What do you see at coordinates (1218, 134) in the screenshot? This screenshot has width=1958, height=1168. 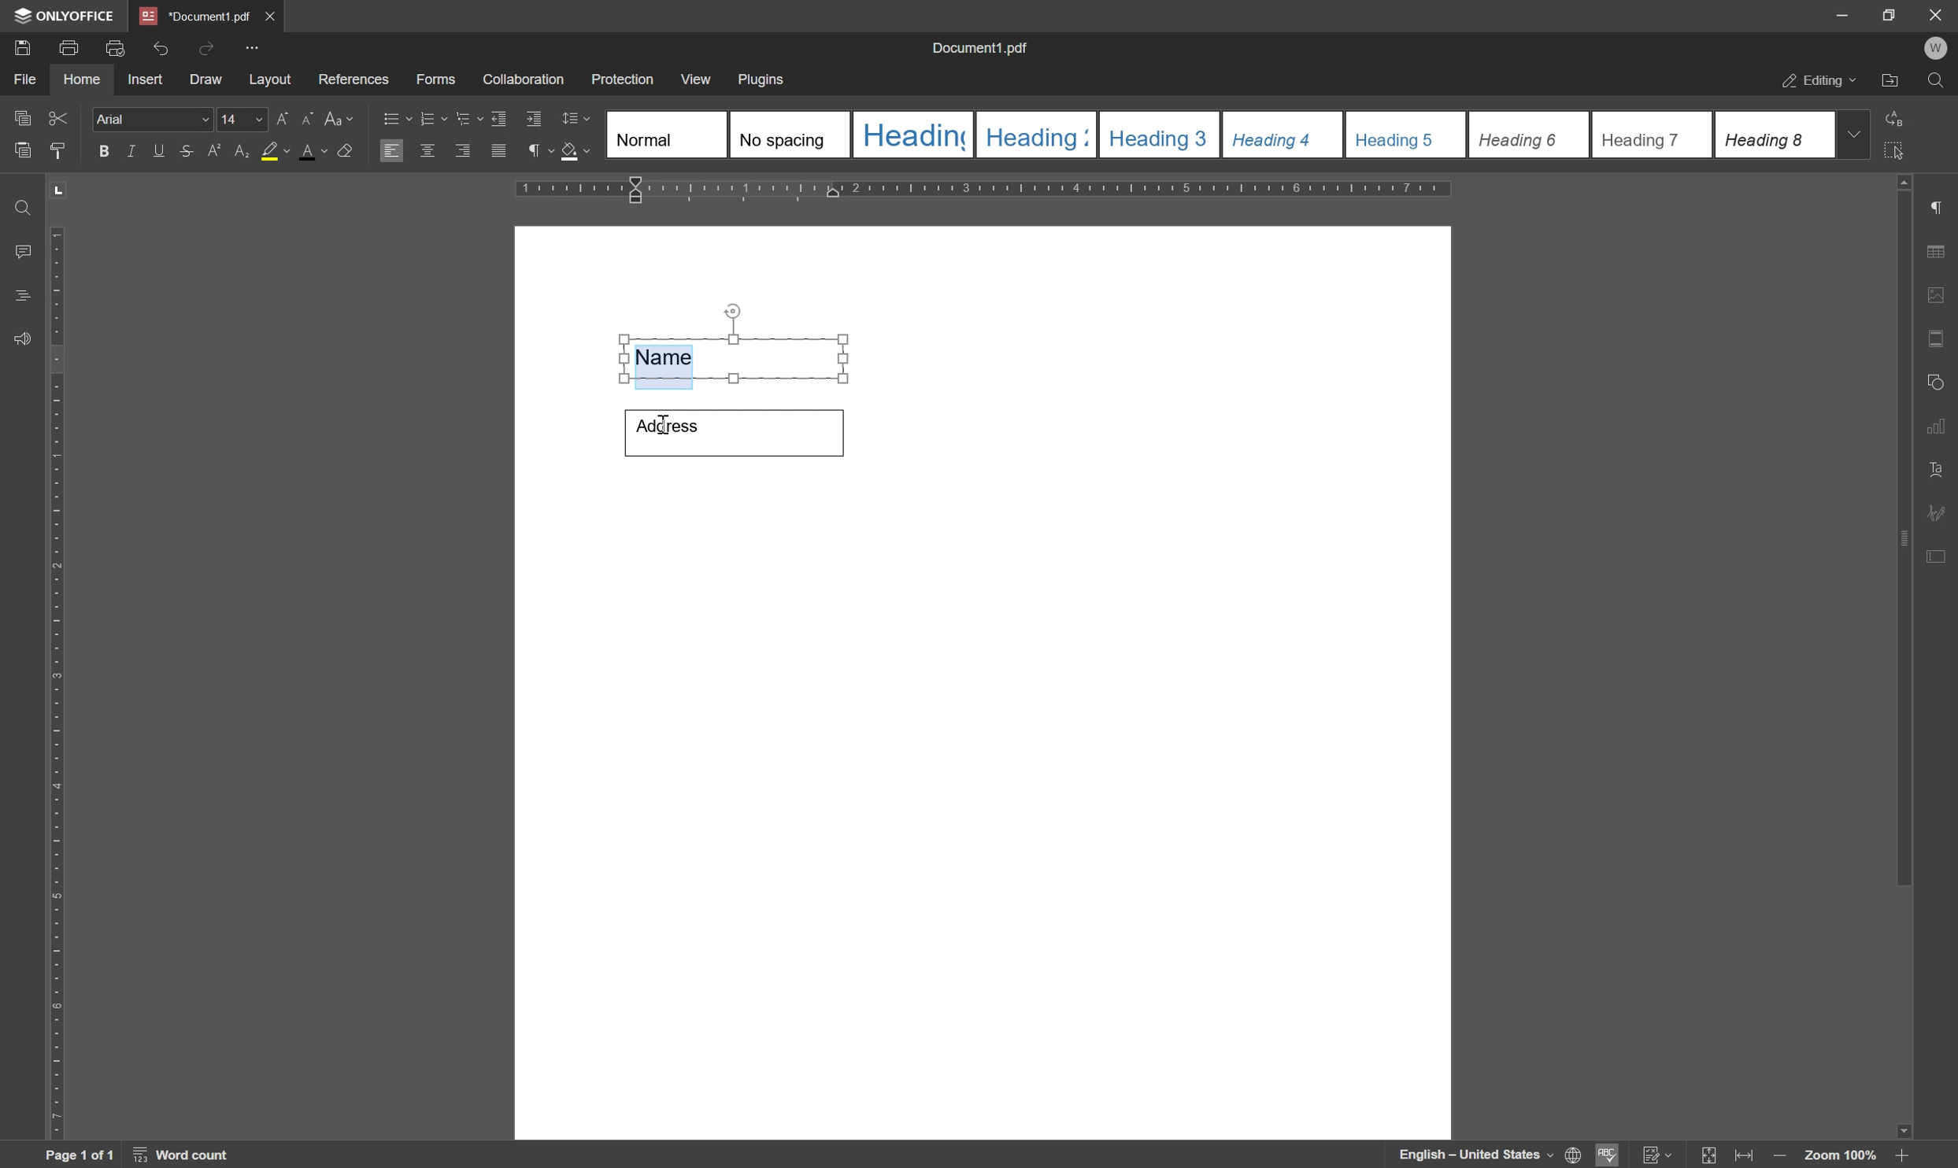 I see `Type of headings` at bounding box center [1218, 134].